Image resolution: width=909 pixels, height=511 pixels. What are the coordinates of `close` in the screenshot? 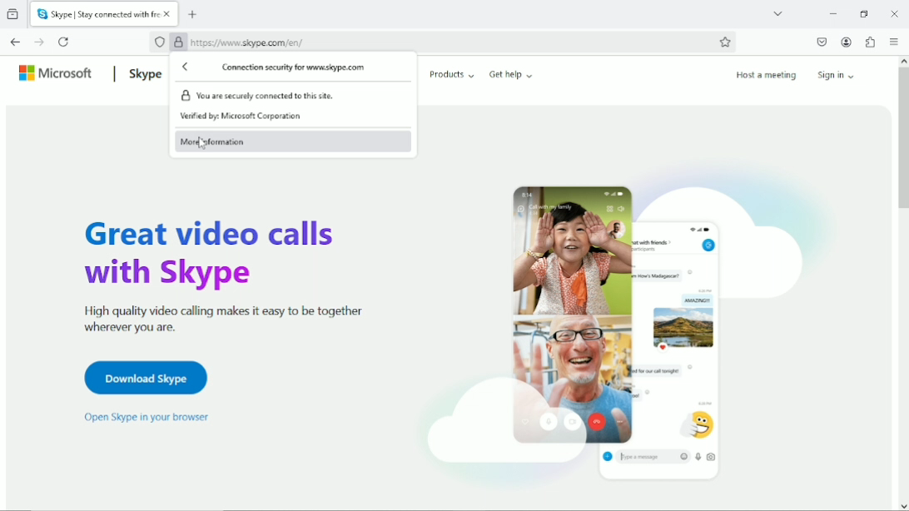 It's located at (169, 13).